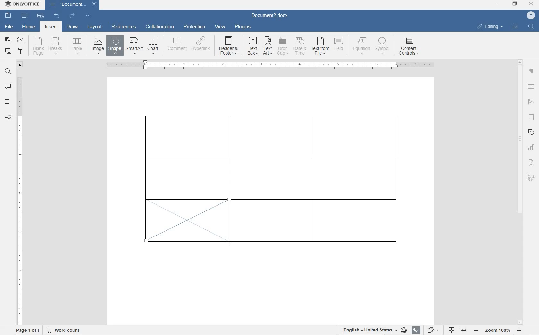 The height and width of the screenshot is (335, 539). What do you see at coordinates (27, 330) in the screenshot?
I see `page 1 of 1` at bounding box center [27, 330].